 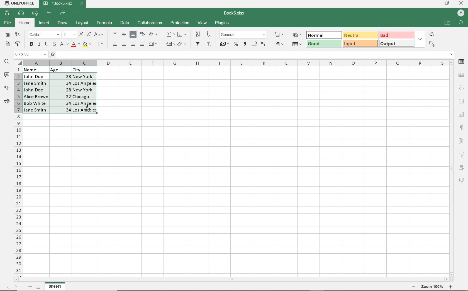 What do you see at coordinates (452, 168) in the screenshot?
I see `SCROLLBAR` at bounding box center [452, 168].